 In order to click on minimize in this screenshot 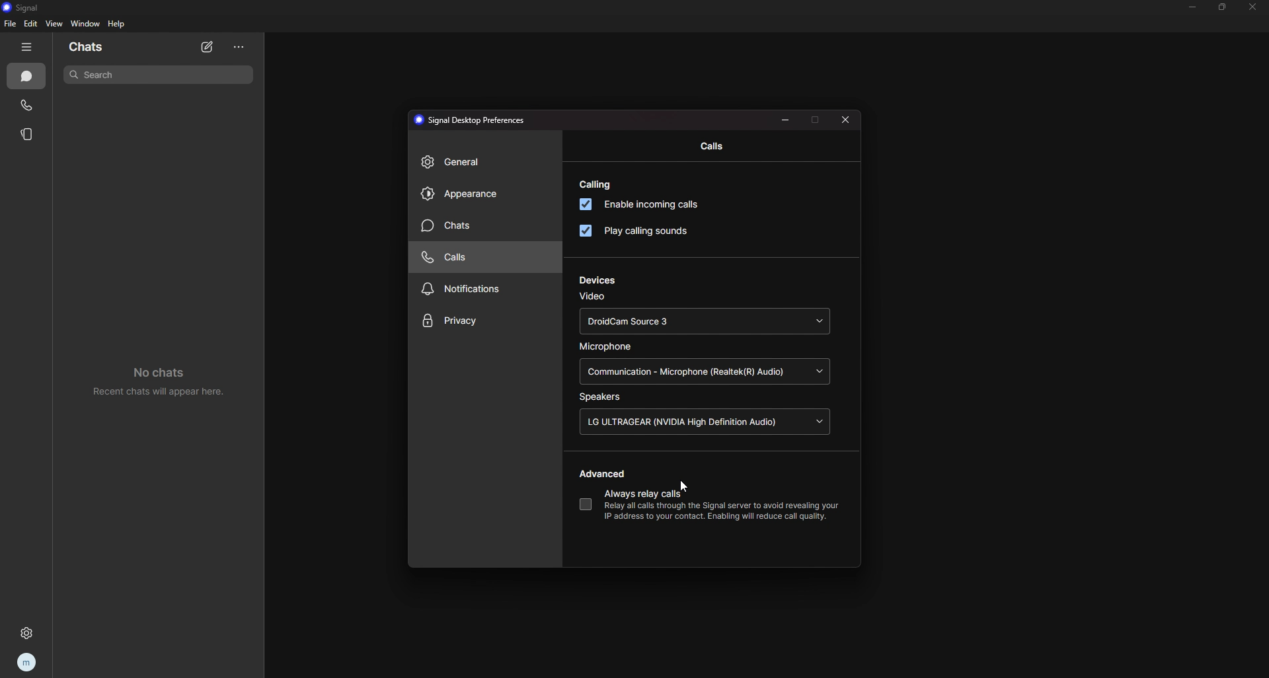, I will do `click(1194, 7)`.